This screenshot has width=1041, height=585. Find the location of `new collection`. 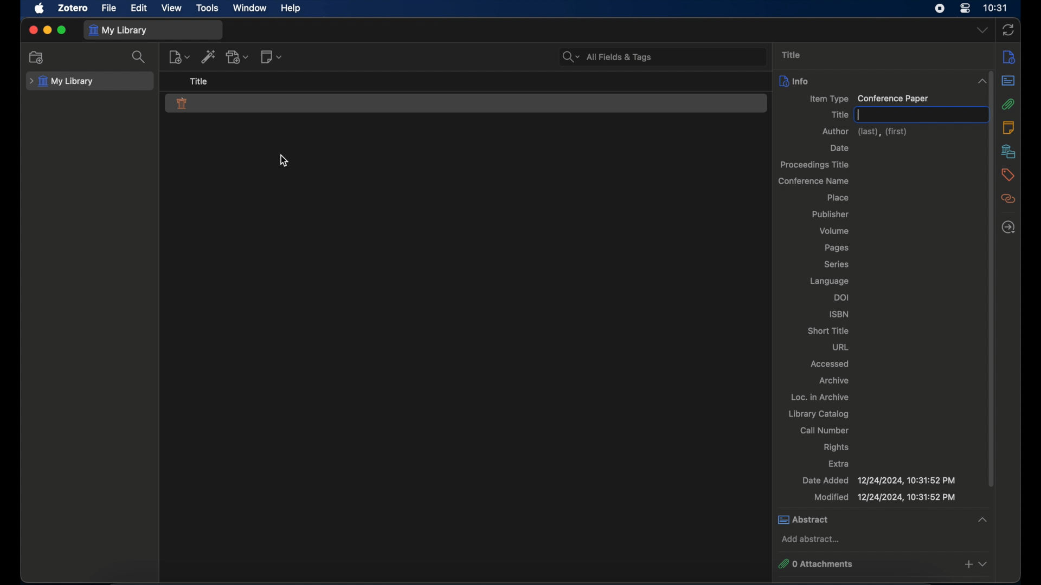

new collection is located at coordinates (37, 57).